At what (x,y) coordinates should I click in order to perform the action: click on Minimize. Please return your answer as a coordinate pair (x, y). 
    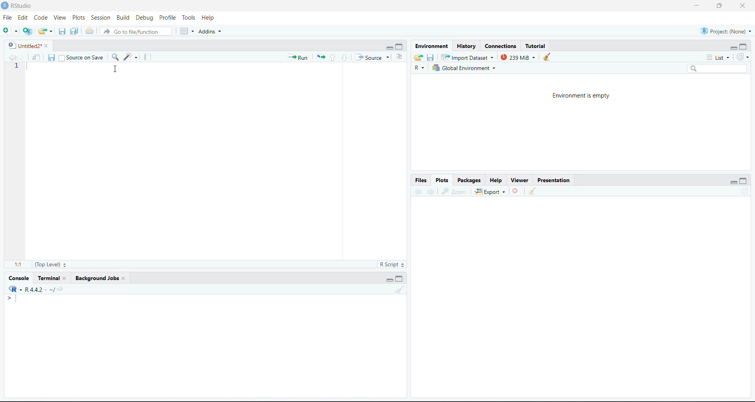
    Looking at the image, I should click on (697, 6).